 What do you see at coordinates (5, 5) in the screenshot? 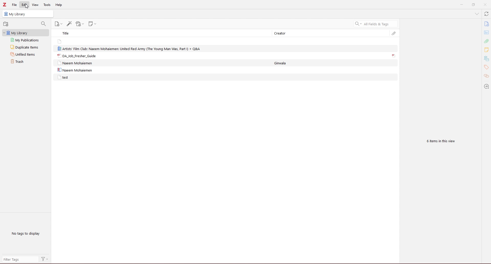
I see `zotero` at bounding box center [5, 5].